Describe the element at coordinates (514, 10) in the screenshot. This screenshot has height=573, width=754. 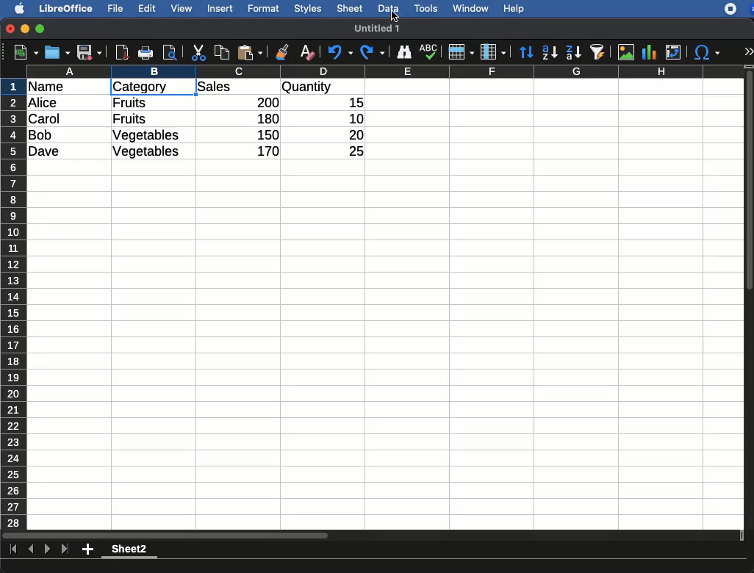
I see `help` at that location.